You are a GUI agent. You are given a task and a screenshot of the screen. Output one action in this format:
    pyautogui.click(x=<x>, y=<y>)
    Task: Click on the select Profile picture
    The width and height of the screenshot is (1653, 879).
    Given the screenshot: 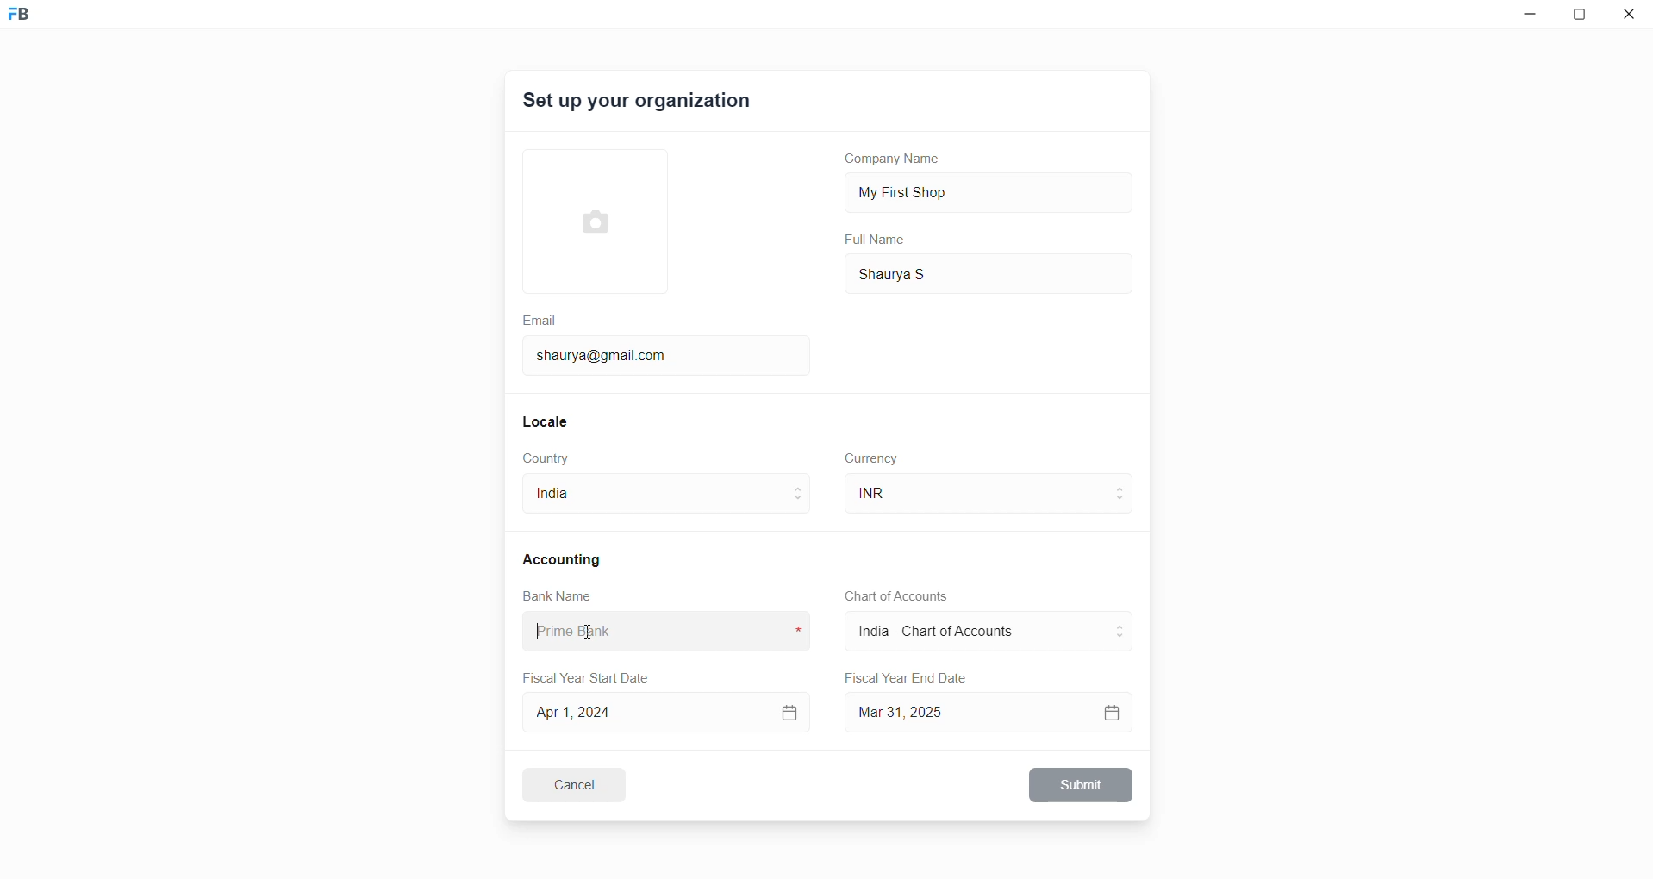 What is the action you would take?
    pyautogui.click(x=587, y=219)
    